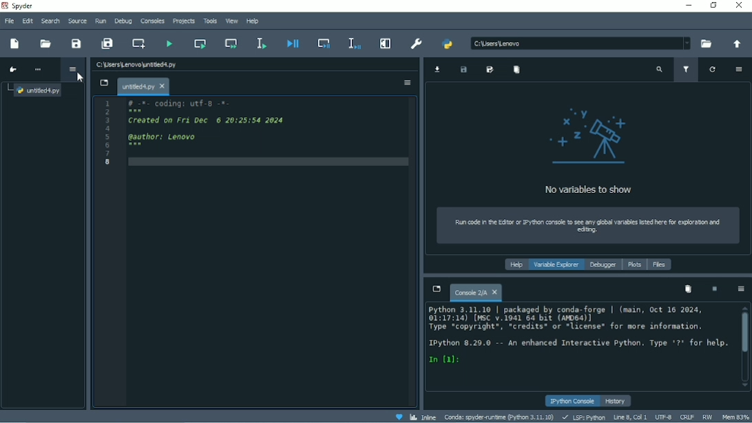 This screenshot has width=752, height=423. Describe the element at coordinates (687, 289) in the screenshot. I see `Remove all variables from namespace` at that location.